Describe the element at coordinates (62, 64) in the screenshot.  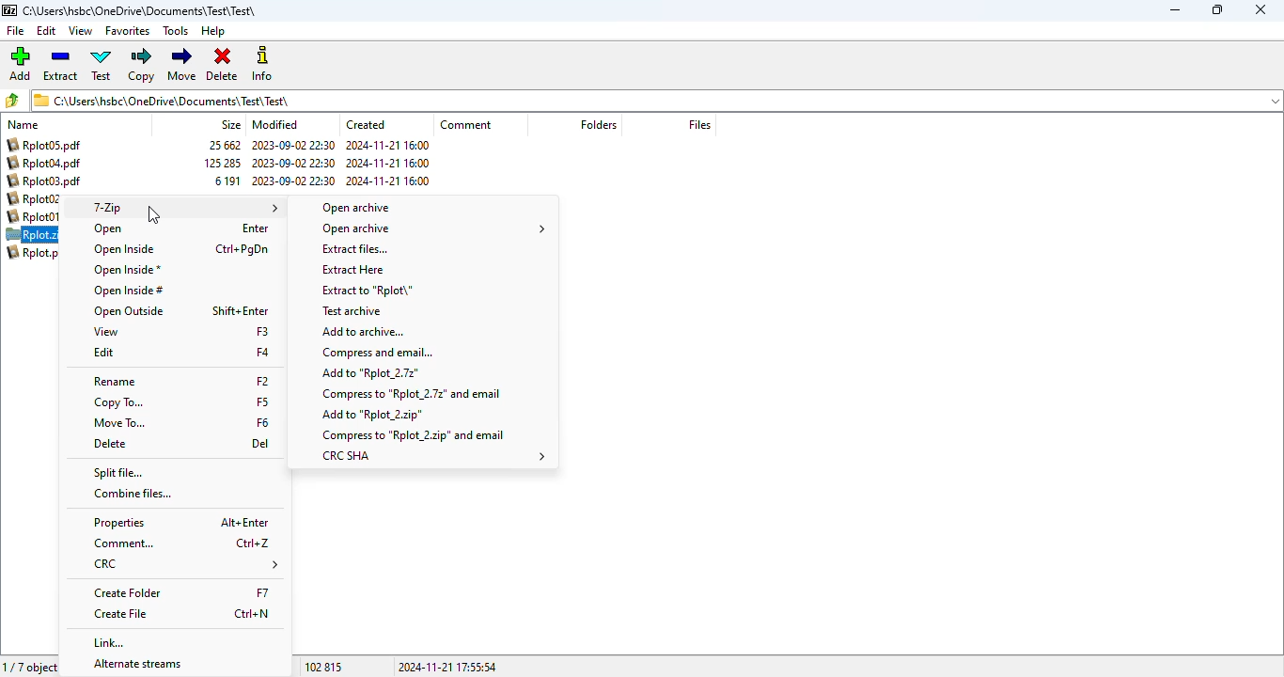
I see `extract` at that location.